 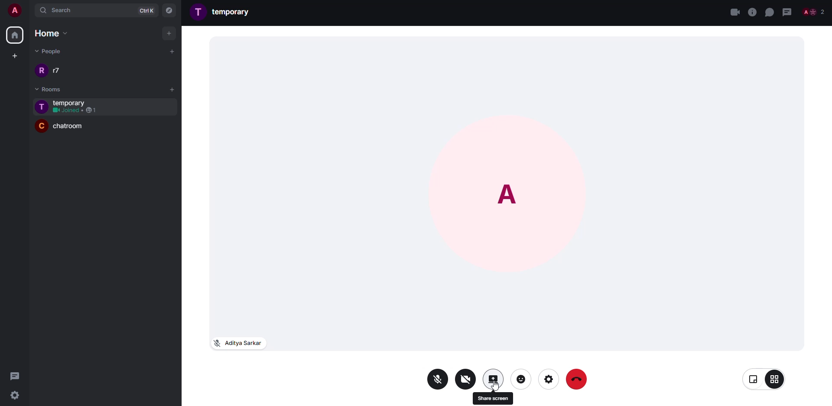 What do you see at coordinates (169, 11) in the screenshot?
I see `navigator` at bounding box center [169, 11].